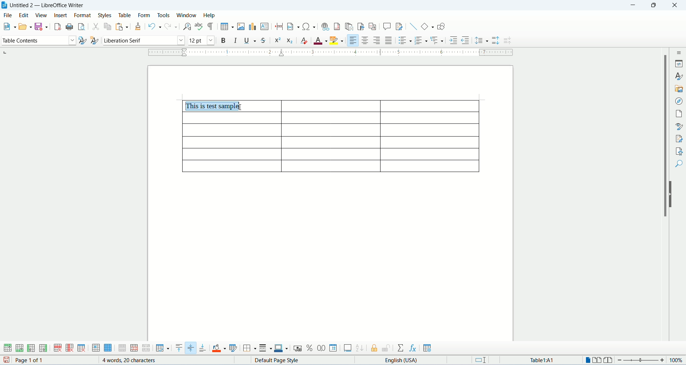 The height and width of the screenshot is (365, 686). I want to click on print, so click(70, 27).